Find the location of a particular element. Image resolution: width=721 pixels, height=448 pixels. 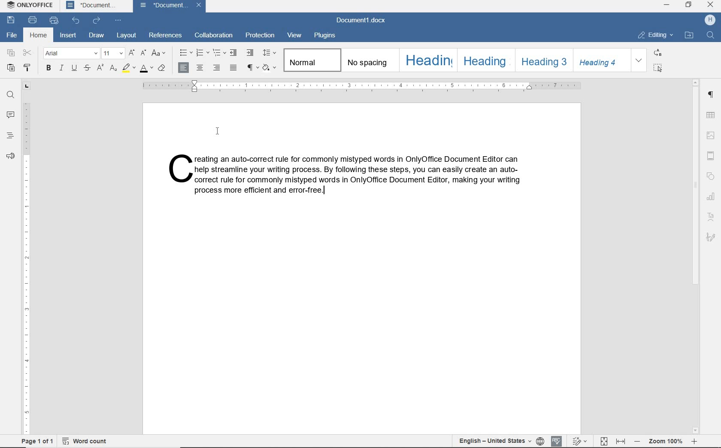

NONPRINTING CHARACTERS is located at coordinates (252, 68).